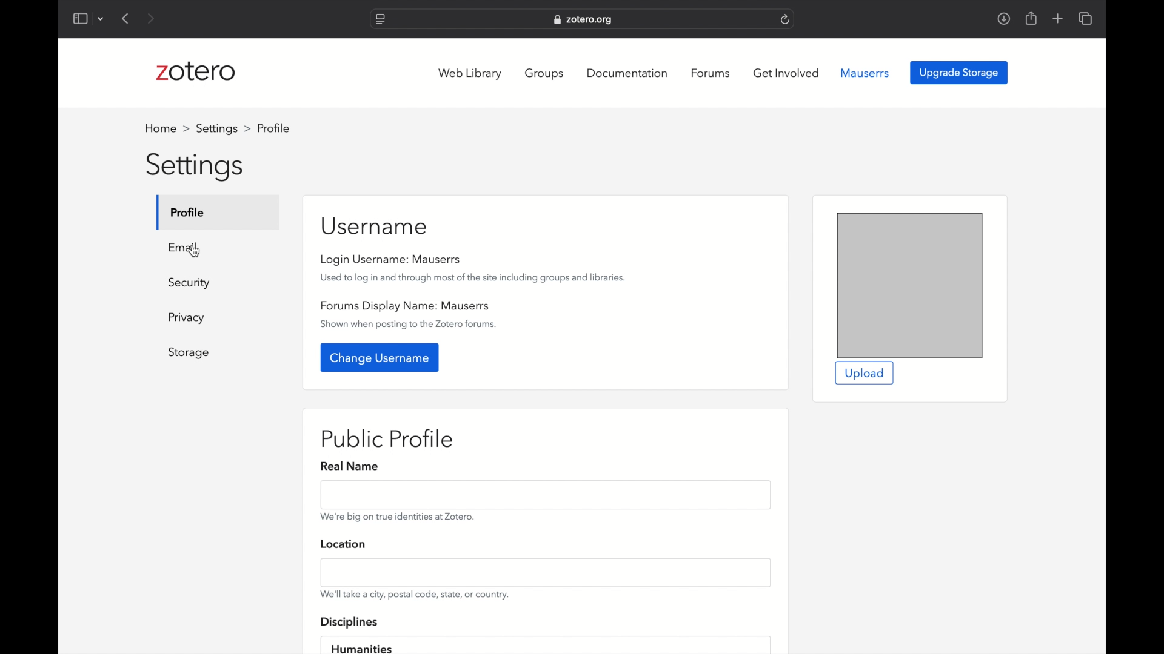 The width and height of the screenshot is (1164, 654). What do you see at coordinates (189, 283) in the screenshot?
I see `security` at bounding box center [189, 283].